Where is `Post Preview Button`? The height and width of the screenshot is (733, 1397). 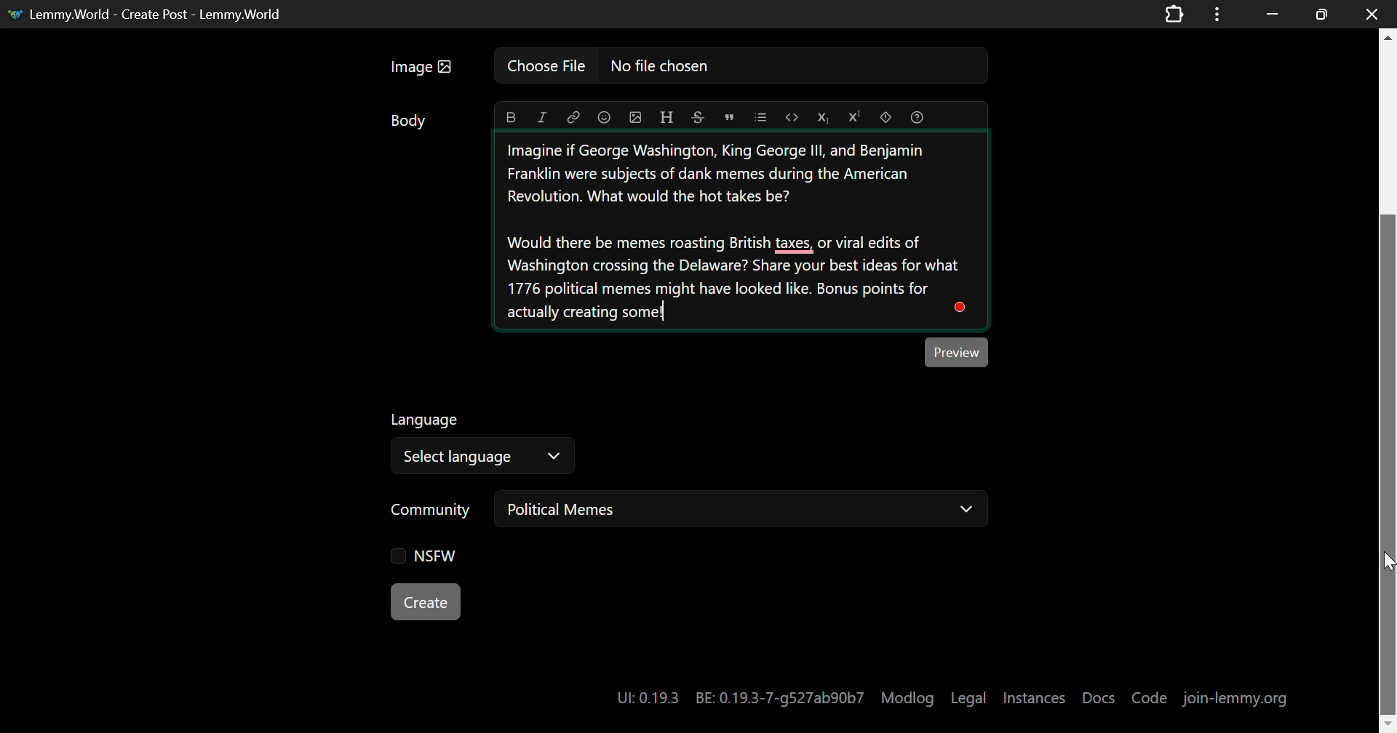 Post Preview Button is located at coordinates (959, 353).